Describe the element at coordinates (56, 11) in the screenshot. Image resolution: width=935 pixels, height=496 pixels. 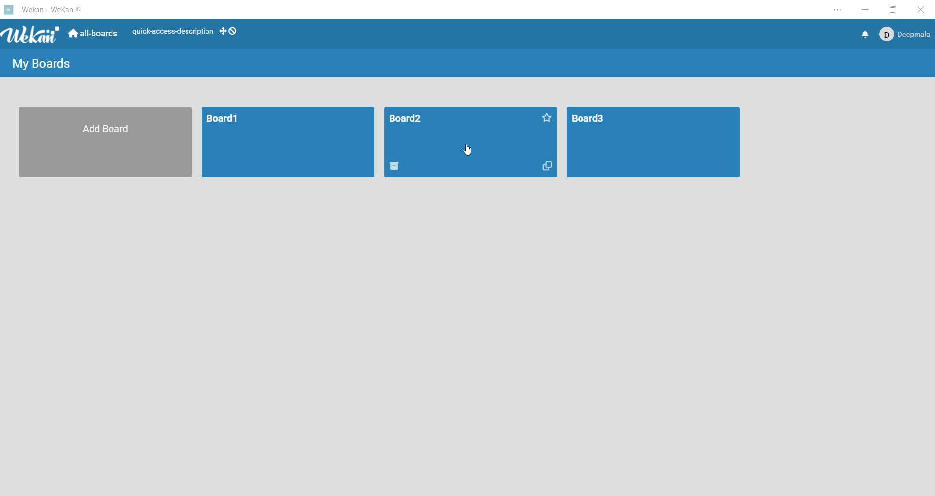
I see `wekan-wekan` at that location.